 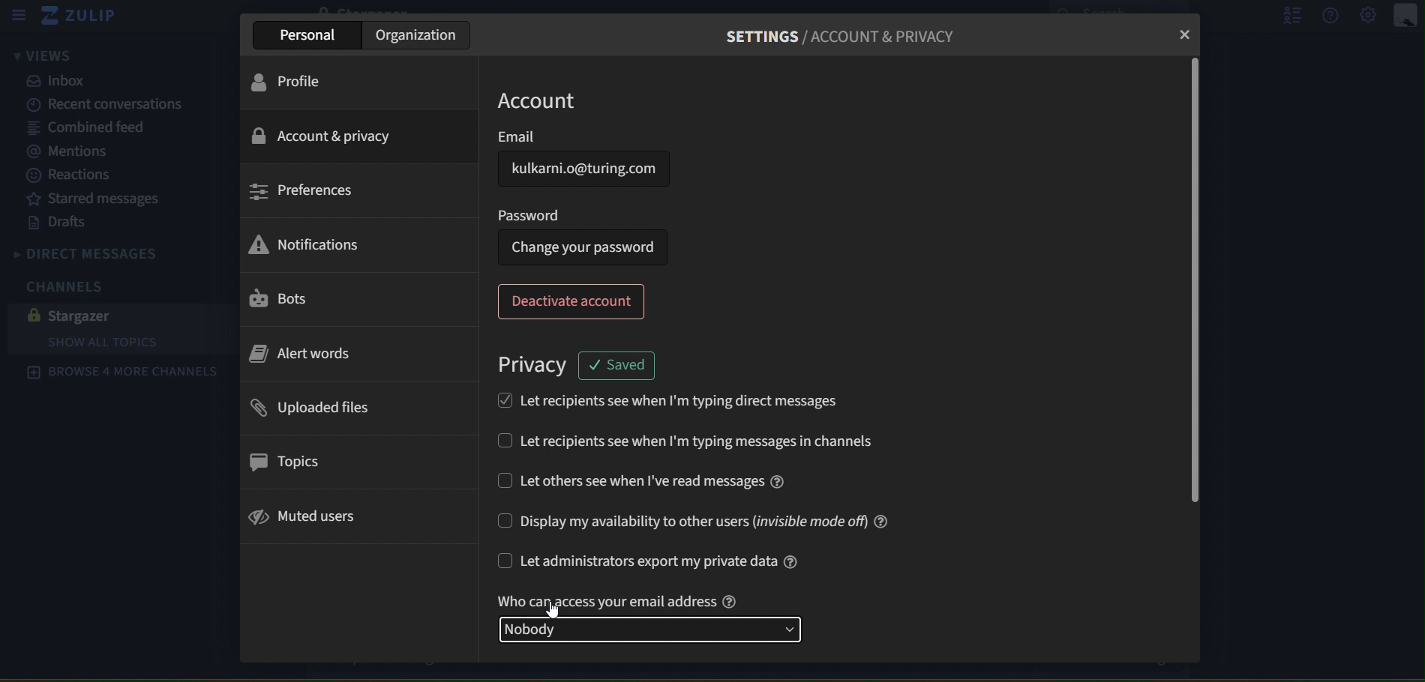 I want to click on notifications, so click(x=304, y=246).